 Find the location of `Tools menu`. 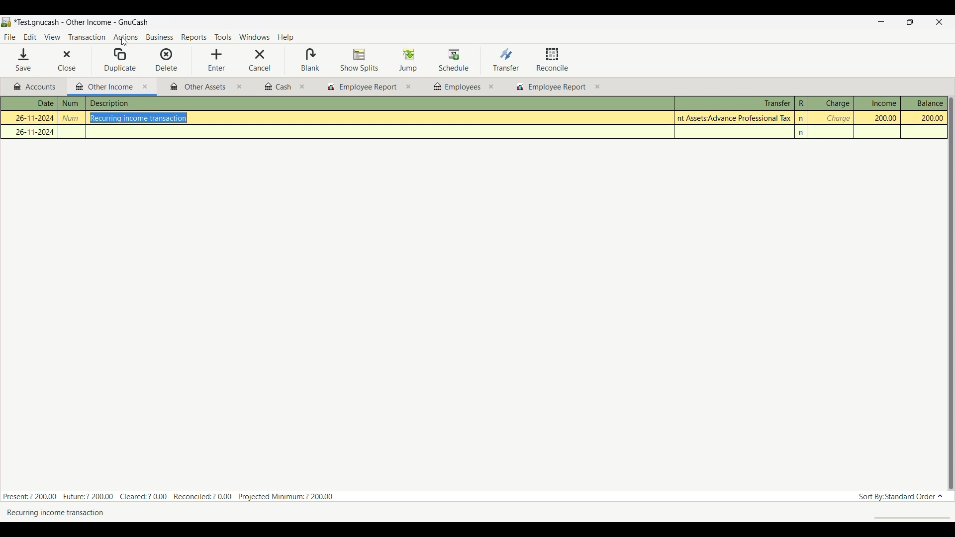

Tools menu is located at coordinates (223, 38).